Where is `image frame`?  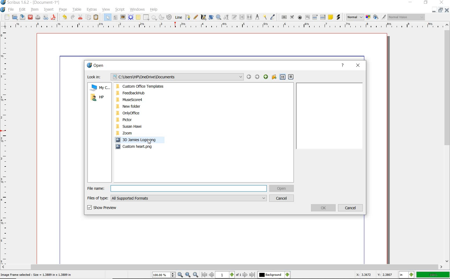
image frame is located at coordinates (123, 17).